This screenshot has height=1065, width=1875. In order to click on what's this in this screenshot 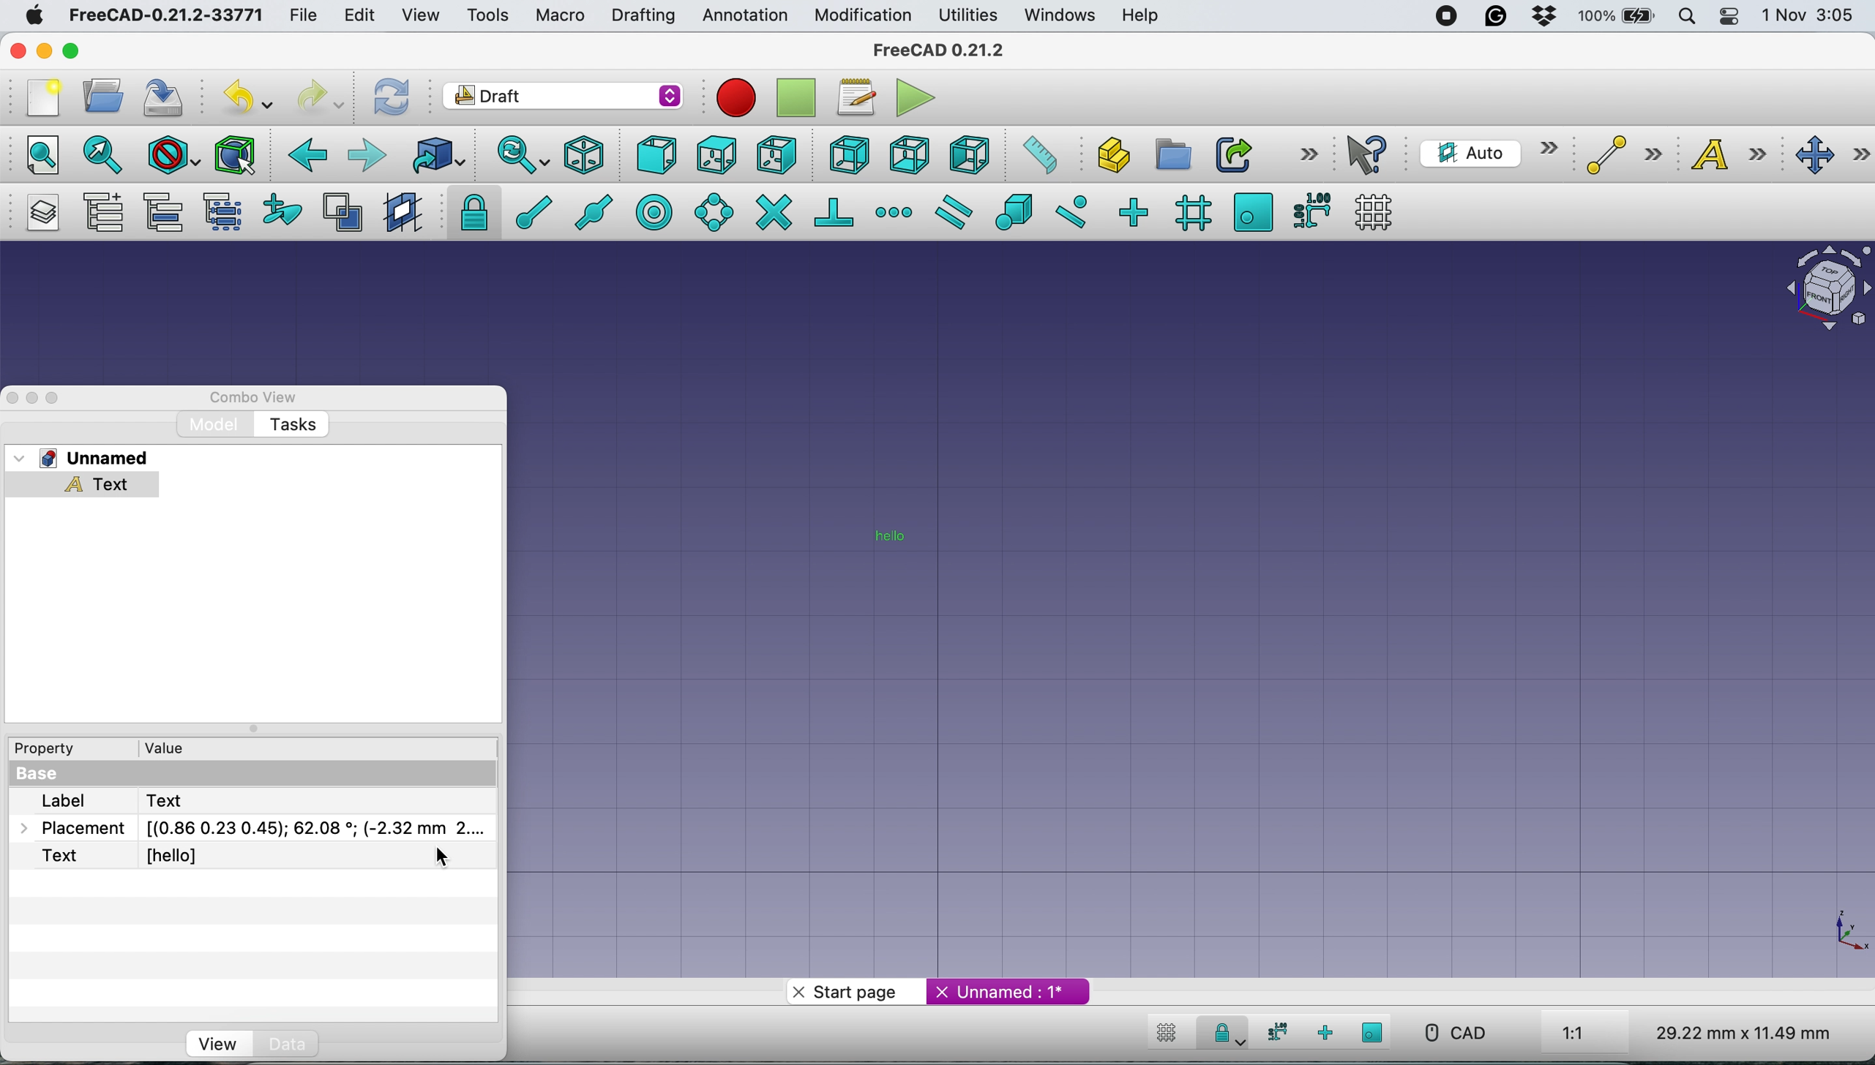, I will do `click(1373, 154)`.